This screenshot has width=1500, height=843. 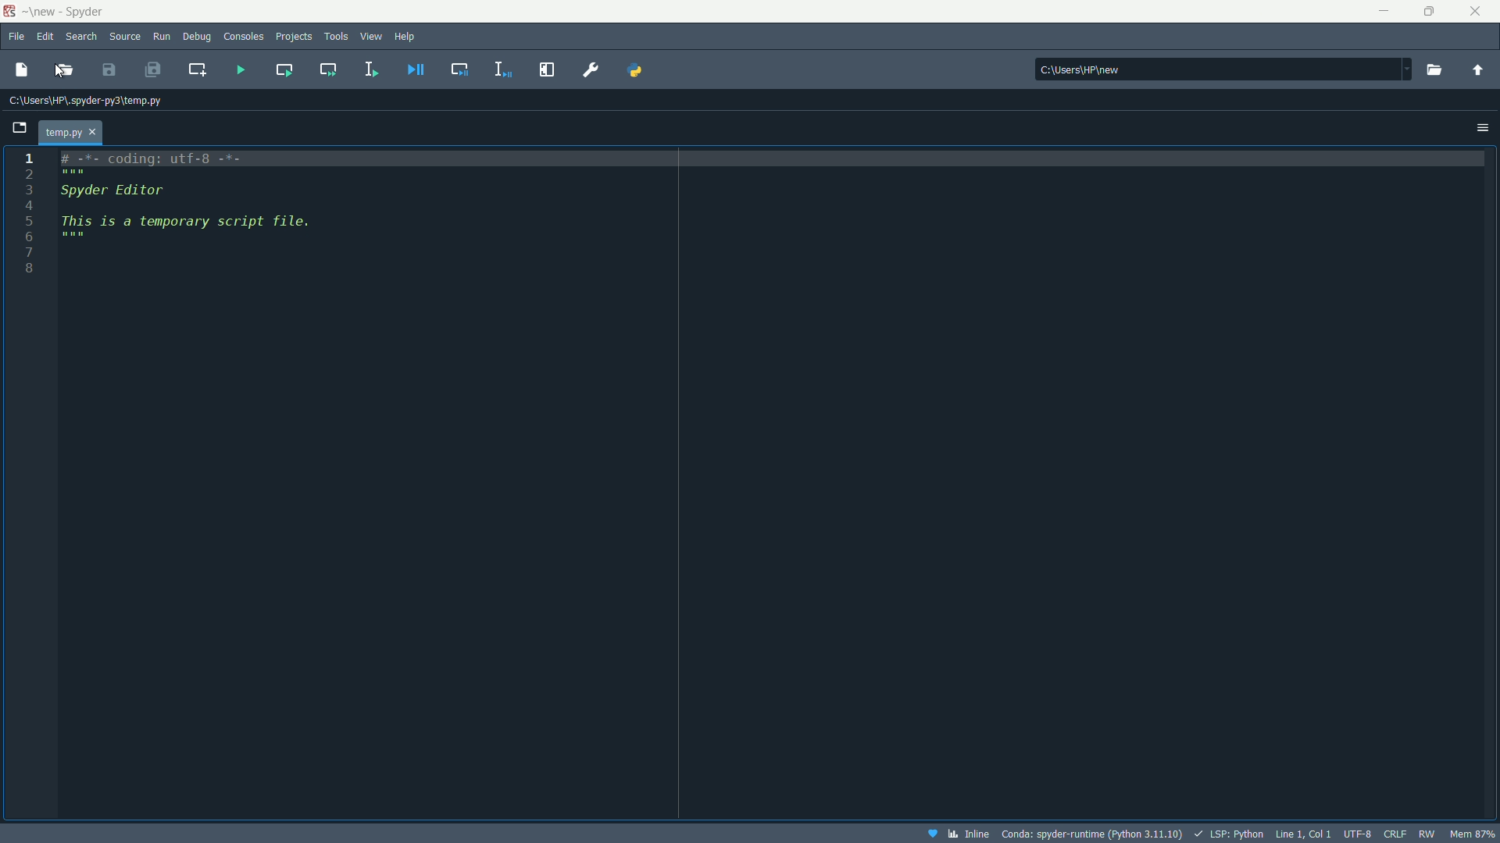 What do you see at coordinates (1229, 834) in the screenshot?
I see `LSP:Python` at bounding box center [1229, 834].